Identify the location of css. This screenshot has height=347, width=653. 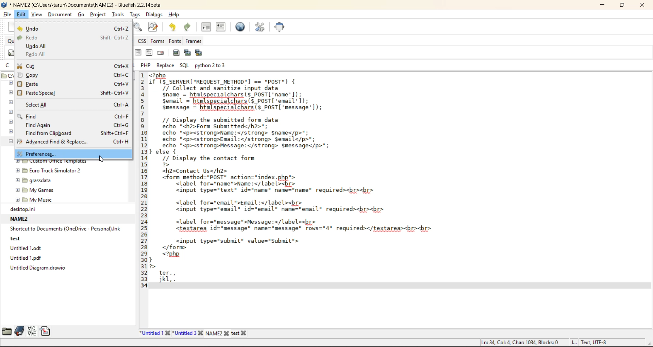
(141, 40).